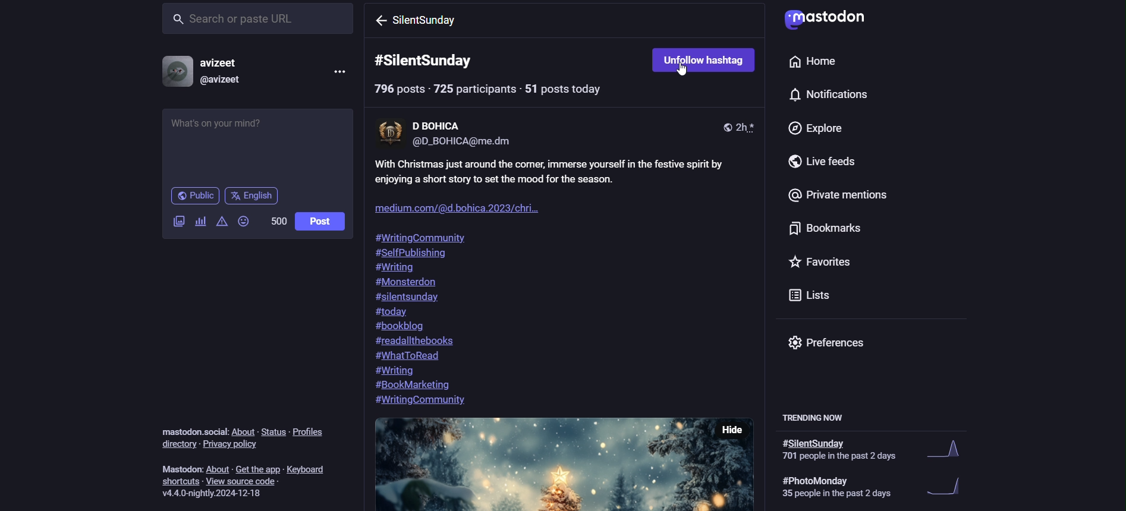  I want to click on add poll, so click(201, 220).